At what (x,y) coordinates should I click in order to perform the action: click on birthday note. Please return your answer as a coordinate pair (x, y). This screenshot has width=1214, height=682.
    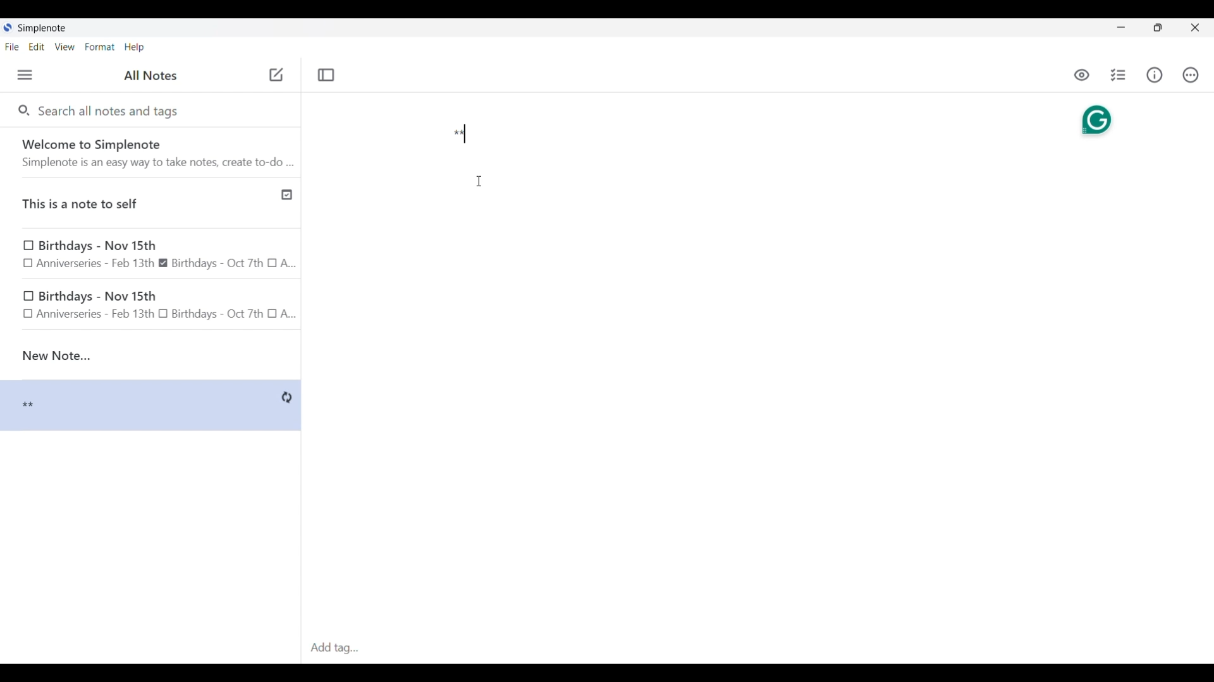
    Looking at the image, I should click on (152, 307).